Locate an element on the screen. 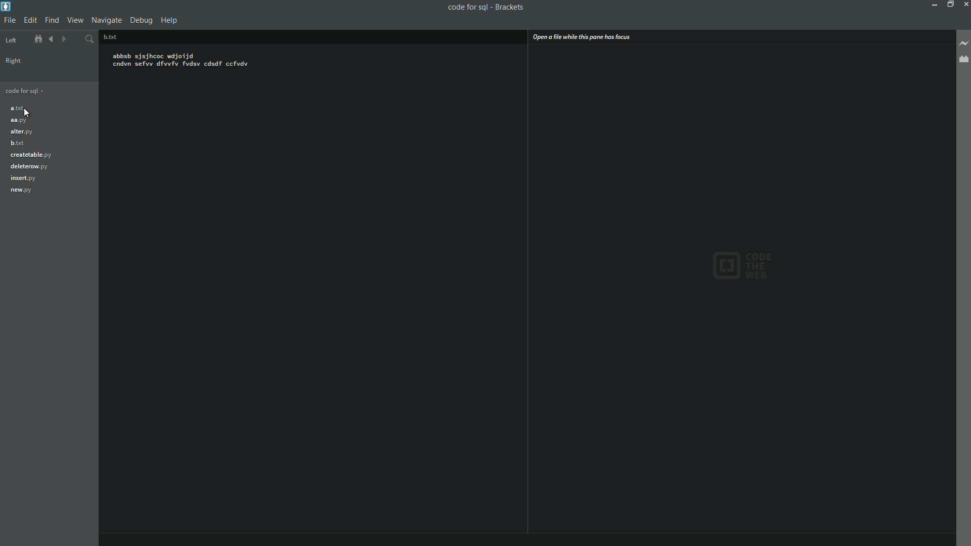  Minimize is located at coordinates (932, 4).